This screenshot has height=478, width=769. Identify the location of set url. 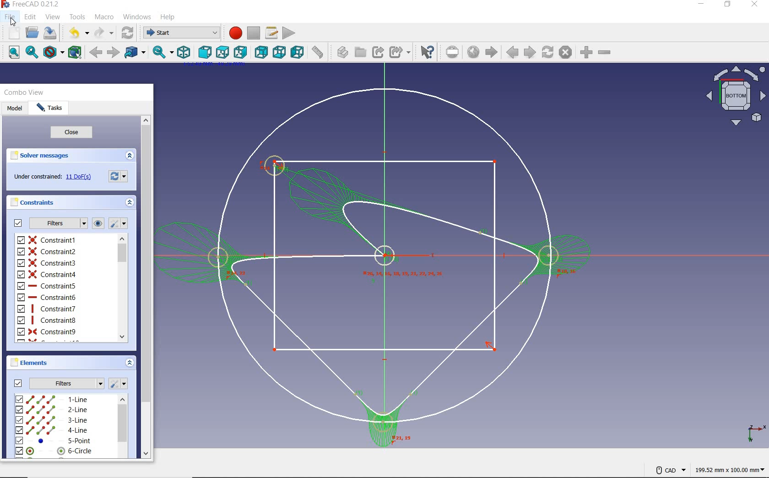
(453, 52).